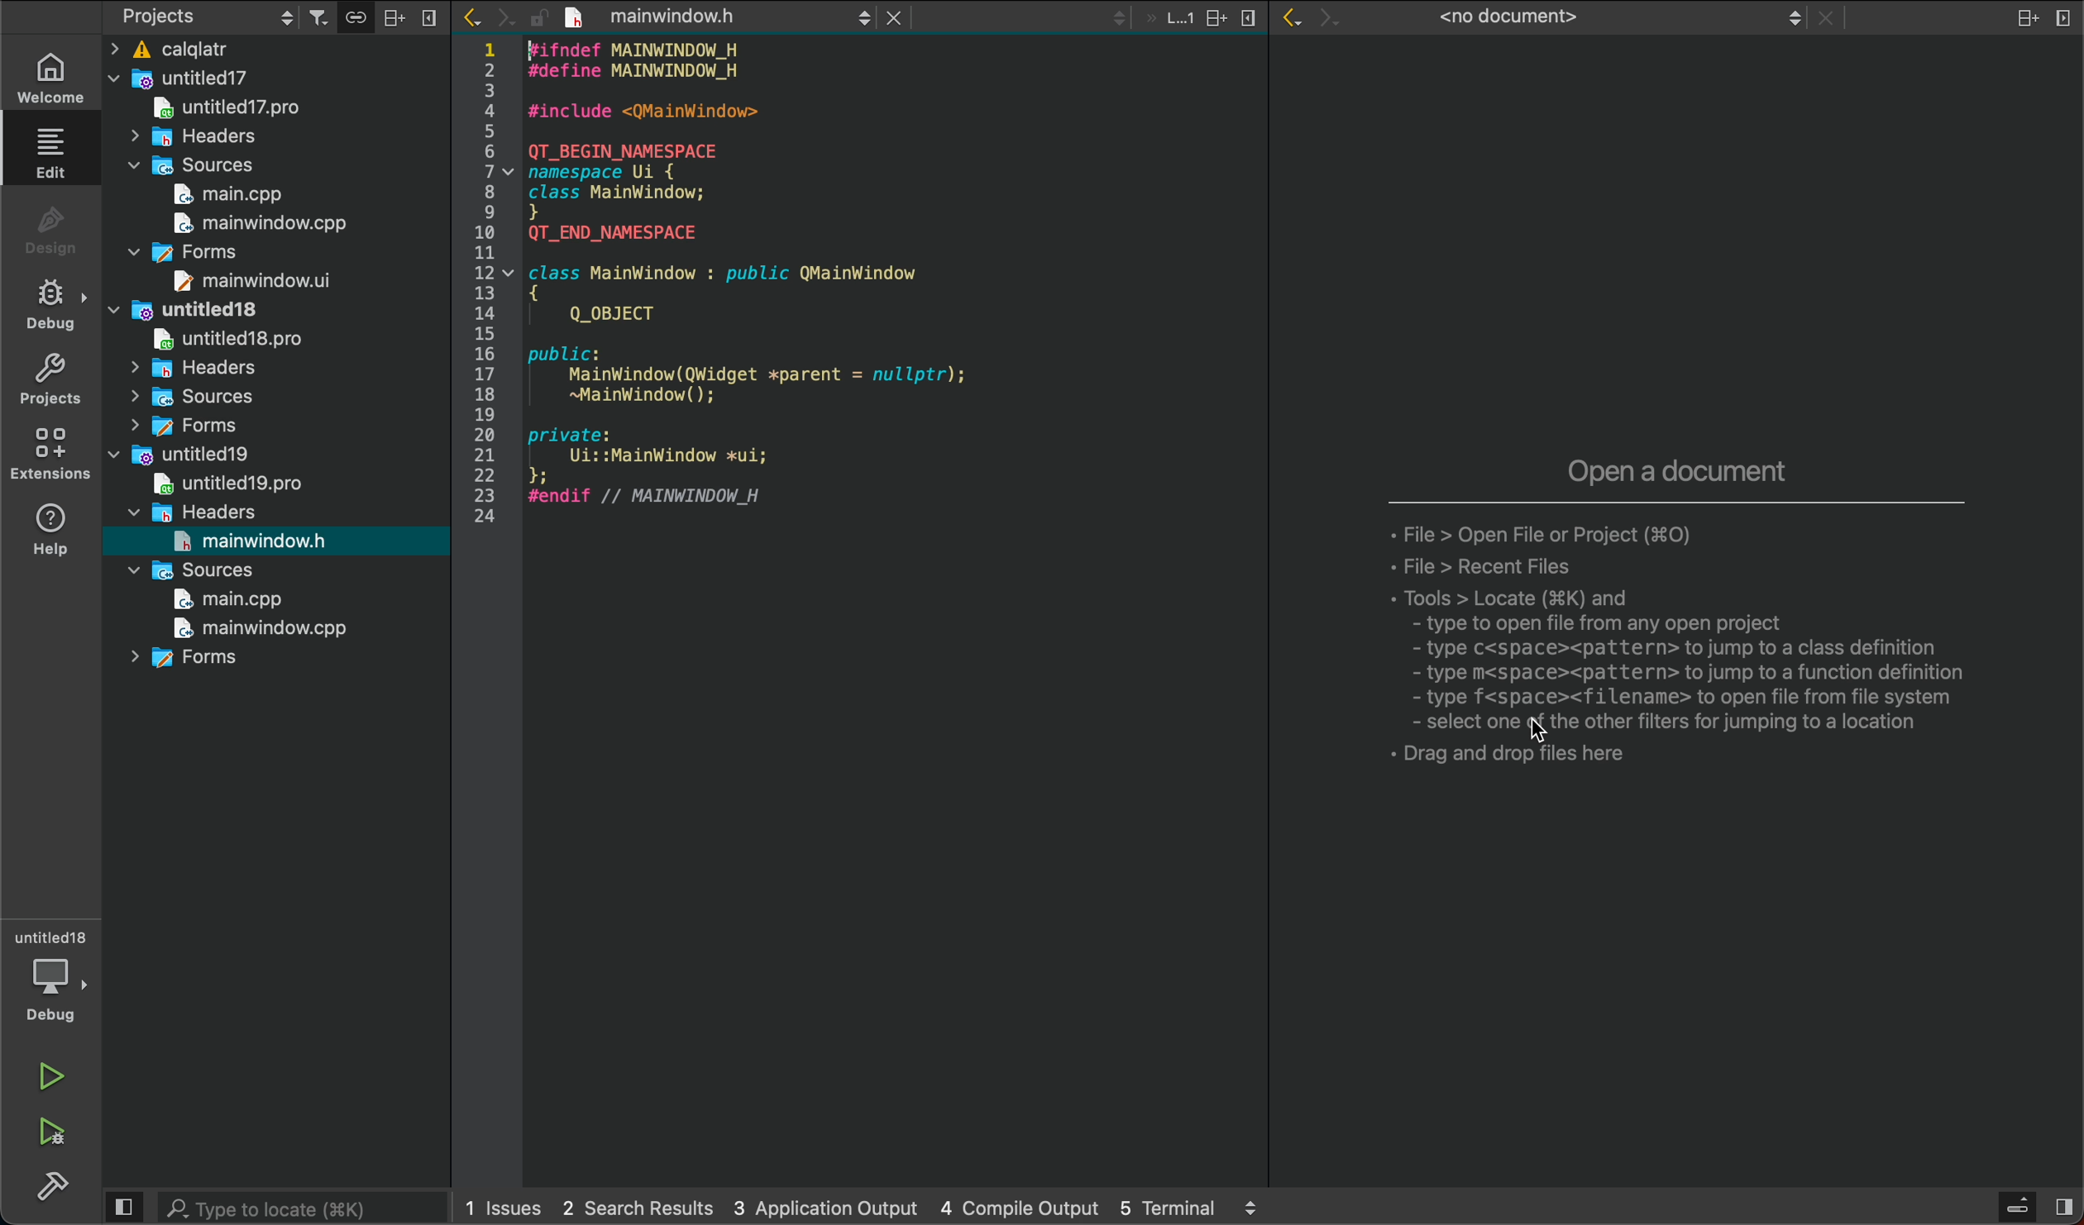  Describe the element at coordinates (261, 630) in the screenshot. I see `mainwindow.cpp` at that location.